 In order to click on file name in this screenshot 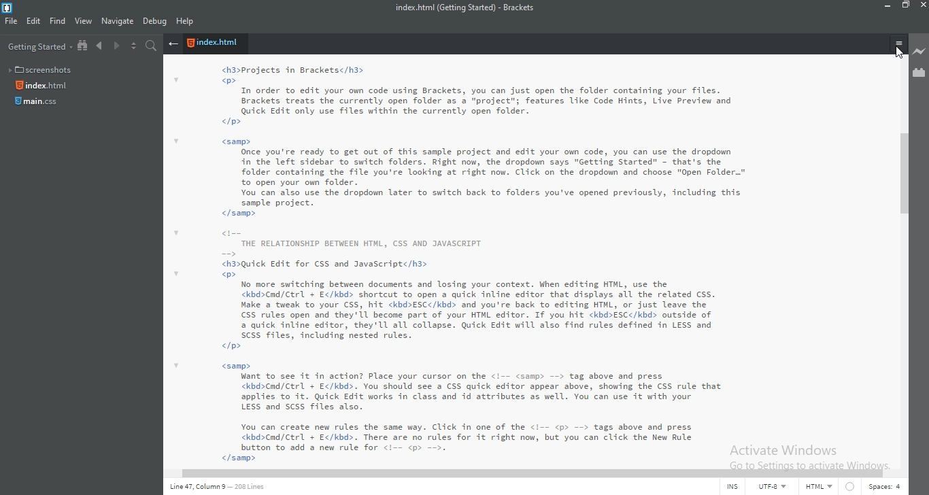, I will do `click(470, 8)`.